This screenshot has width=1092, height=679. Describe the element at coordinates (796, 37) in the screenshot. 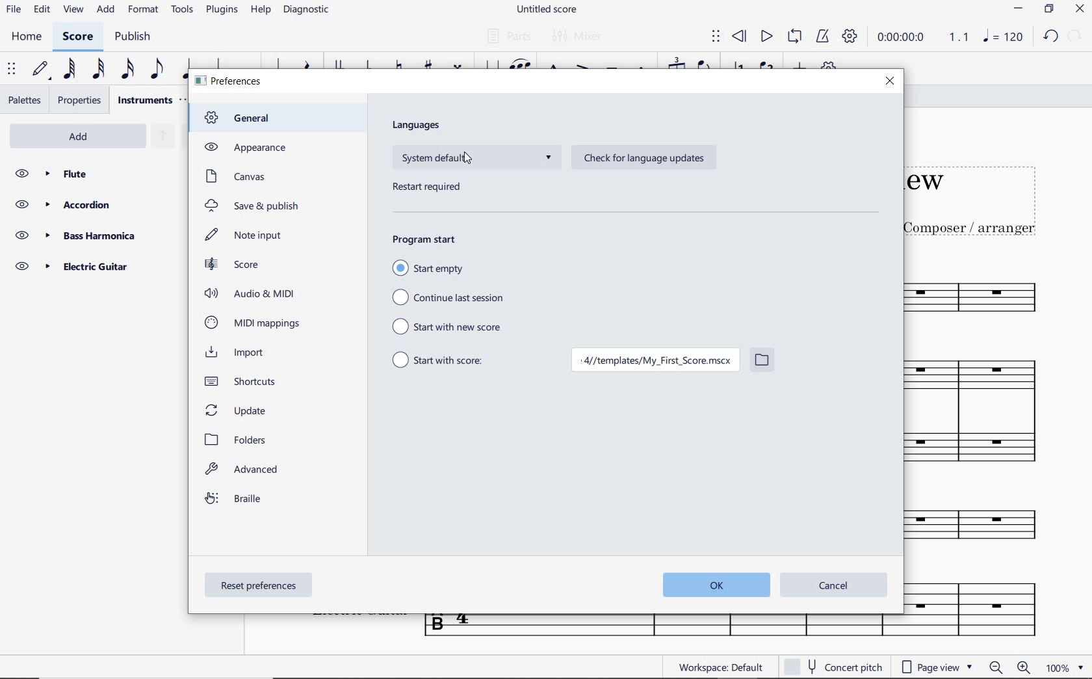

I see `loop playback` at that location.